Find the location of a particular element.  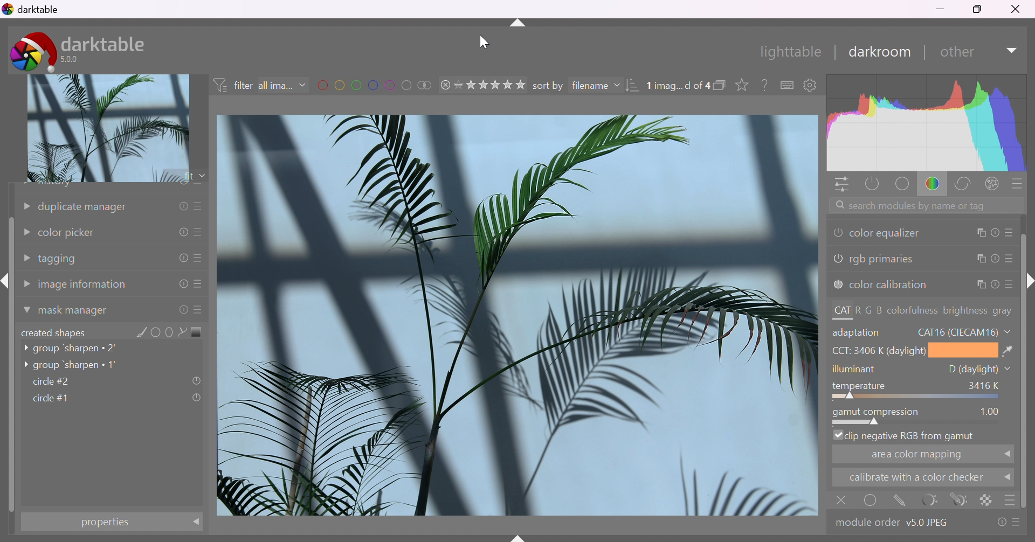

lighttable is located at coordinates (792, 52).